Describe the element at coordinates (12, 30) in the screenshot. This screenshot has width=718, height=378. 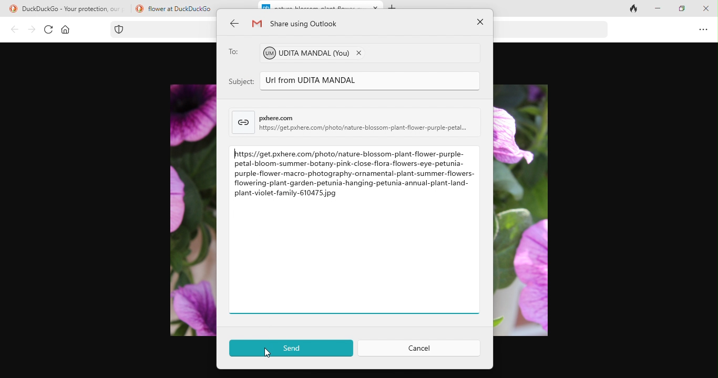
I see `back` at that location.